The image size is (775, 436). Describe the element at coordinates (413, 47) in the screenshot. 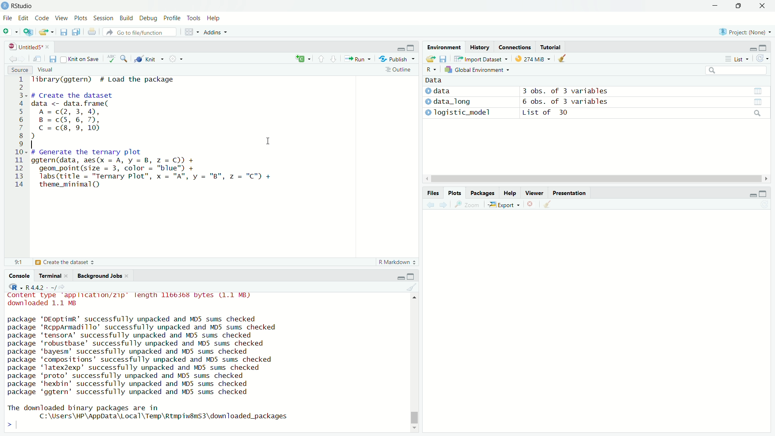

I see `maximise` at that location.